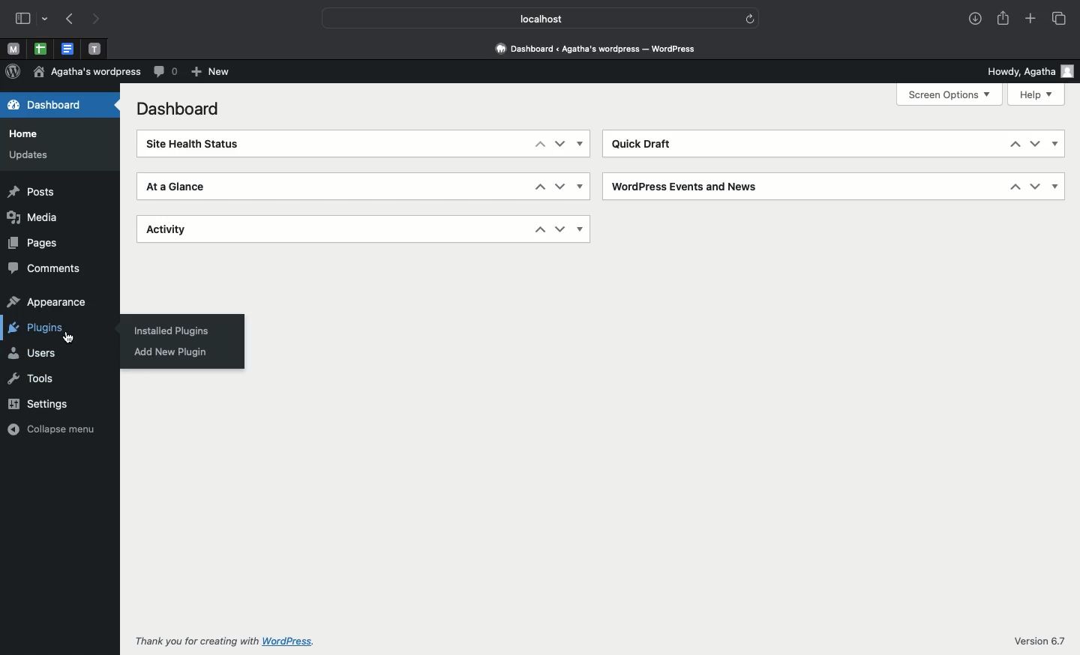 The image size is (1080, 655). I want to click on Site health status, so click(195, 145).